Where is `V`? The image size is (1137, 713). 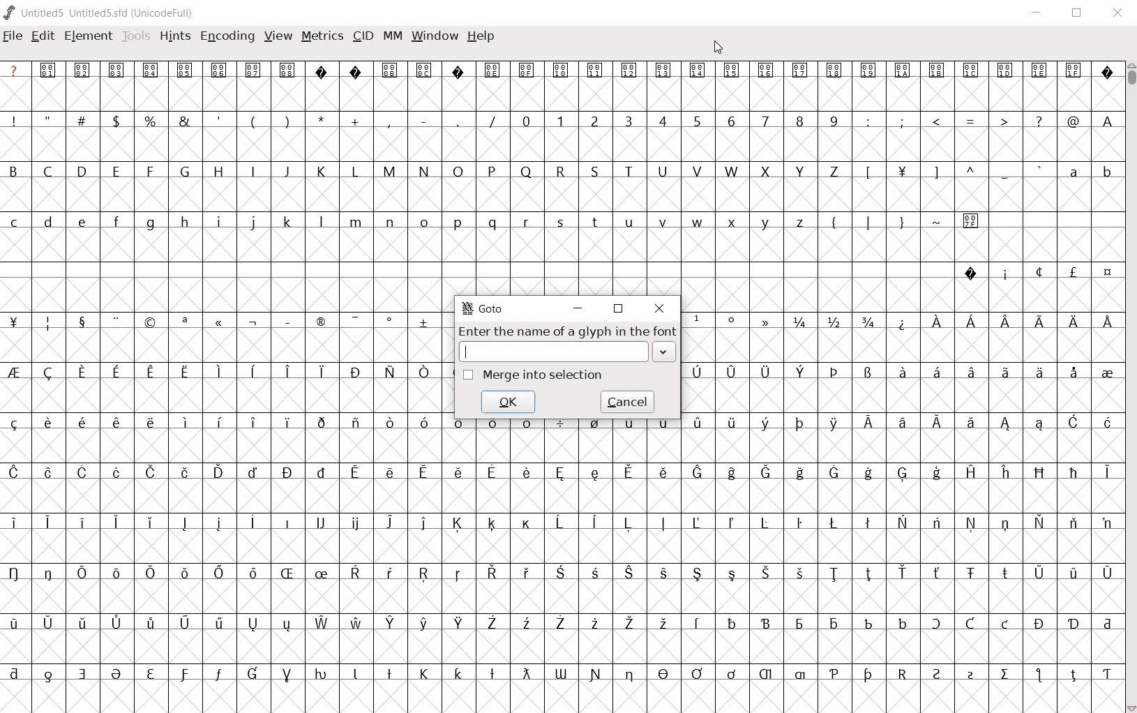 V is located at coordinates (697, 171).